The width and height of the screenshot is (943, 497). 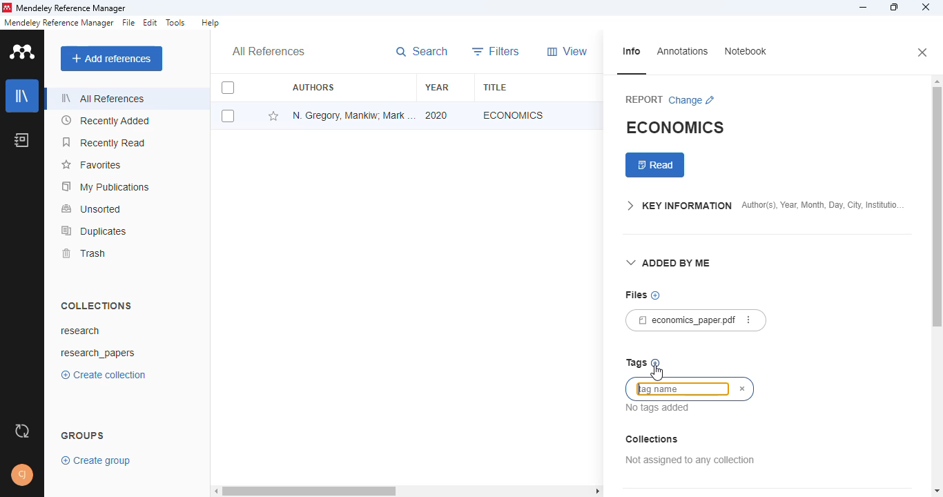 I want to click on notebook, so click(x=746, y=51).